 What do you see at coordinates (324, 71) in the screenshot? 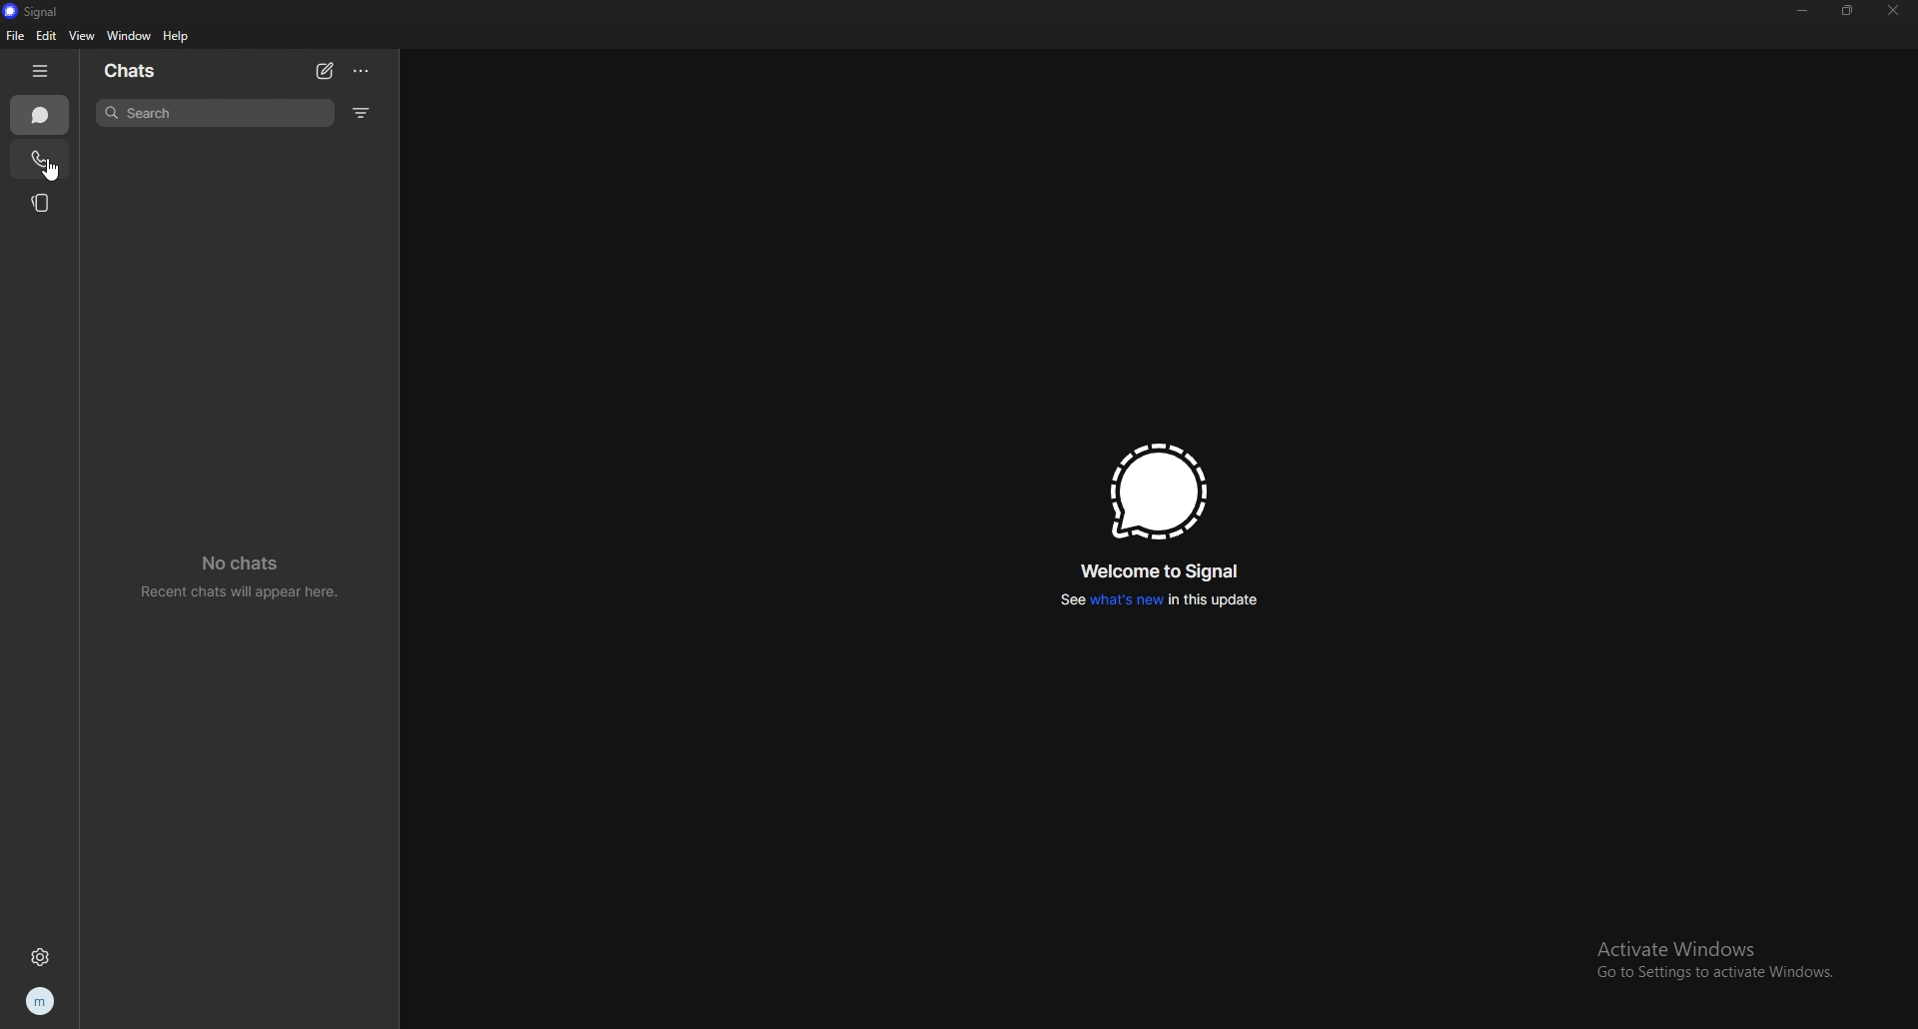
I see `new chat` at bounding box center [324, 71].